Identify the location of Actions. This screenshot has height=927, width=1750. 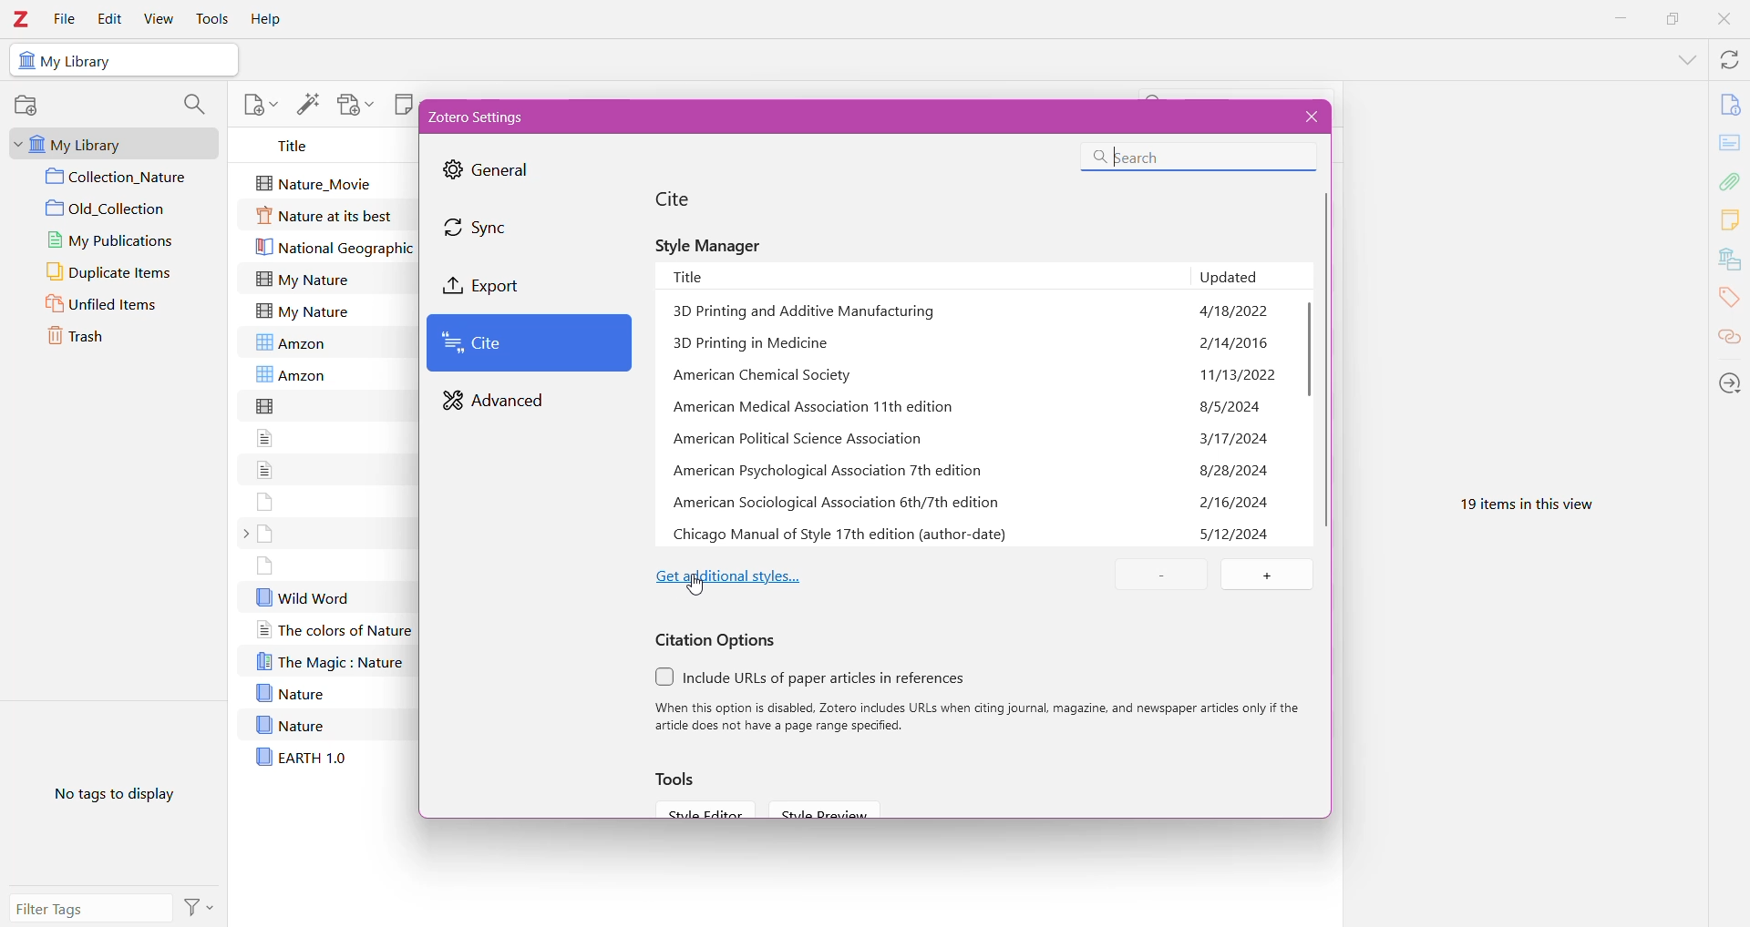
(202, 906).